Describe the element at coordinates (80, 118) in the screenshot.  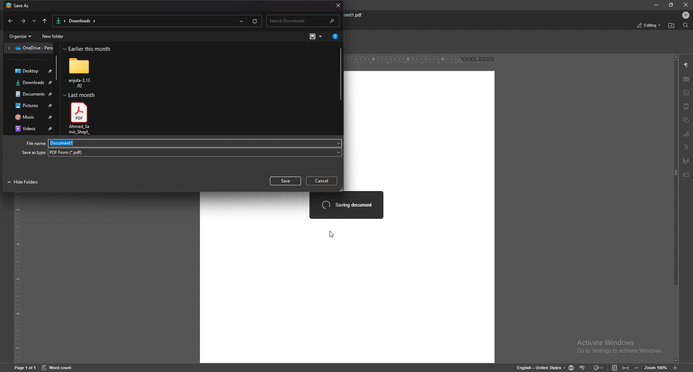
I see `file` at that location.